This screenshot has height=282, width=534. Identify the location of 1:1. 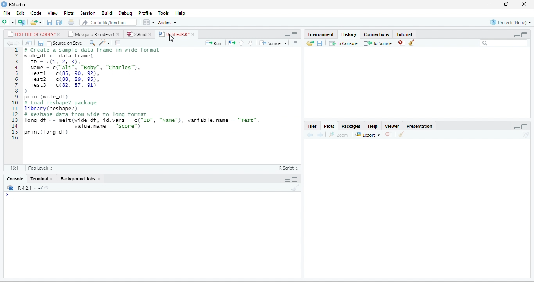
(14, 168).